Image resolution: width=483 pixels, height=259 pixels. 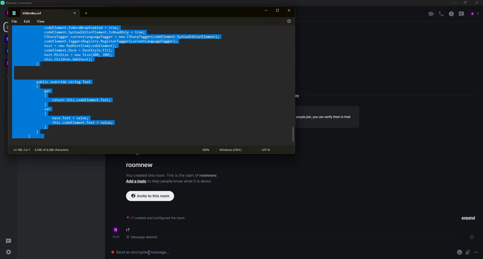 I want to click on more, so click(x=476, y=252).